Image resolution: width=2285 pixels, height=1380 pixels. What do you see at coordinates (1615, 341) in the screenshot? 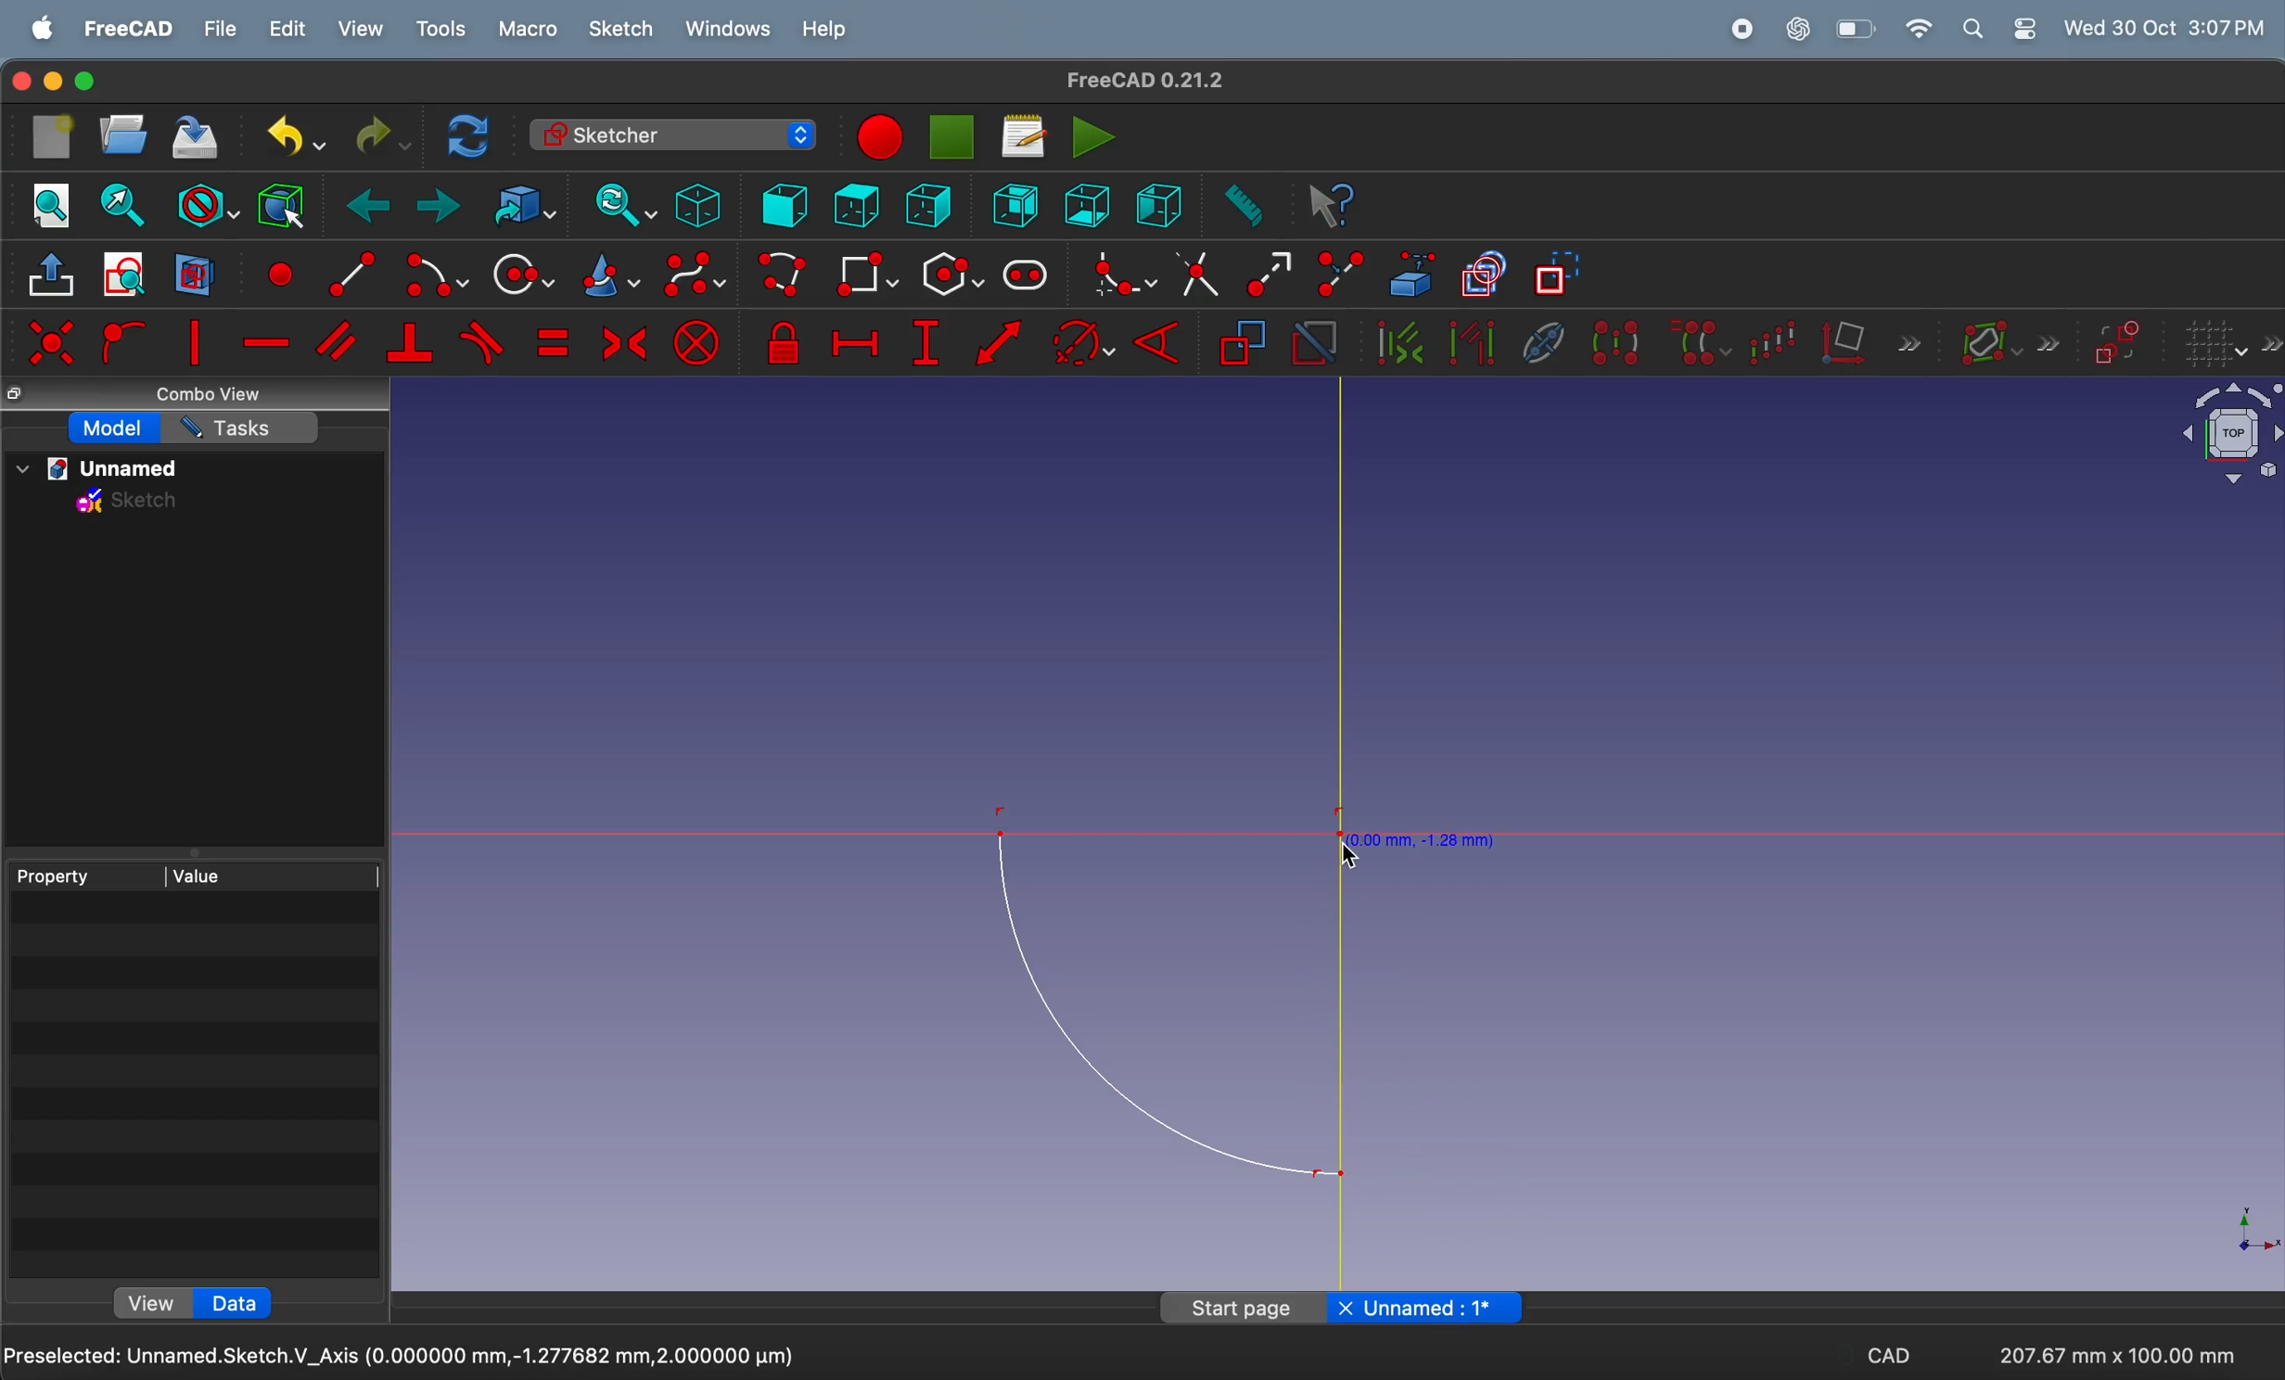
I see `symmetry` at bounding box center [1615, 341].